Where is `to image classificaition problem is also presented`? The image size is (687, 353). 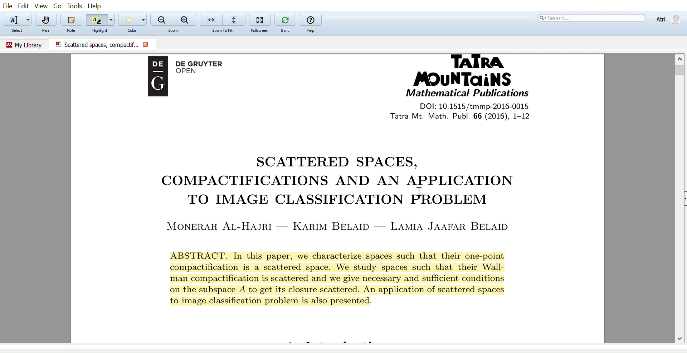 to image classificaition problem is also presented is located at coordinates (269, 301).